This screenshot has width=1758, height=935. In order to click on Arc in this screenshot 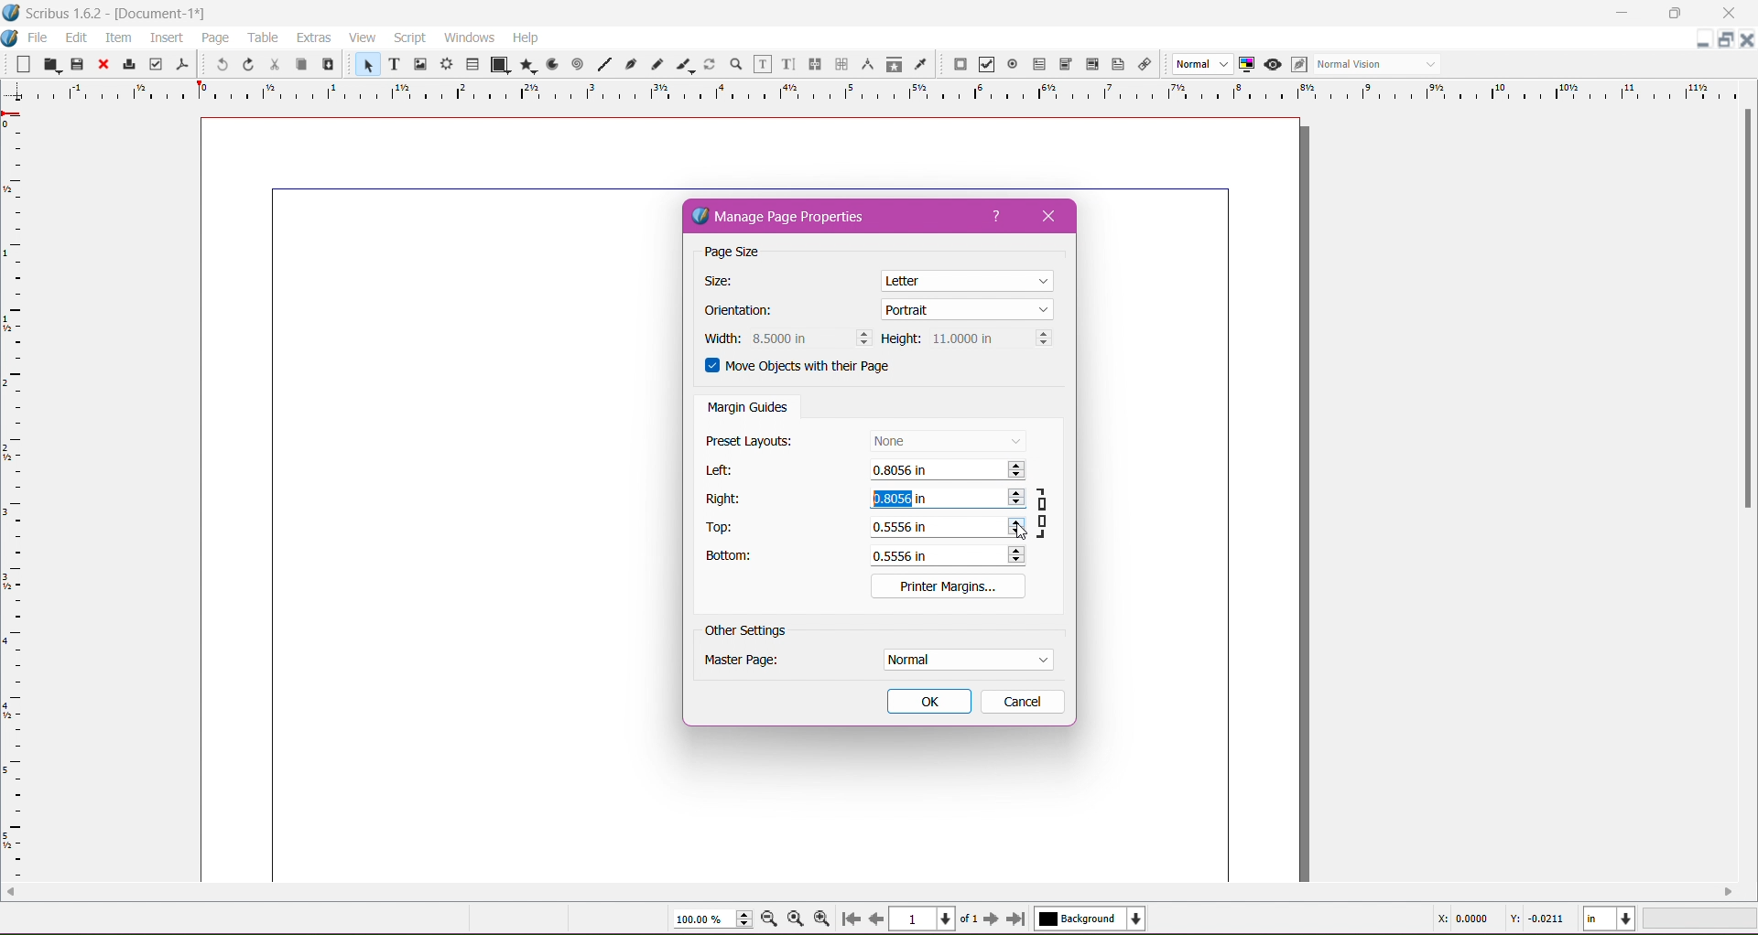, I will do `click(551, 64)`.